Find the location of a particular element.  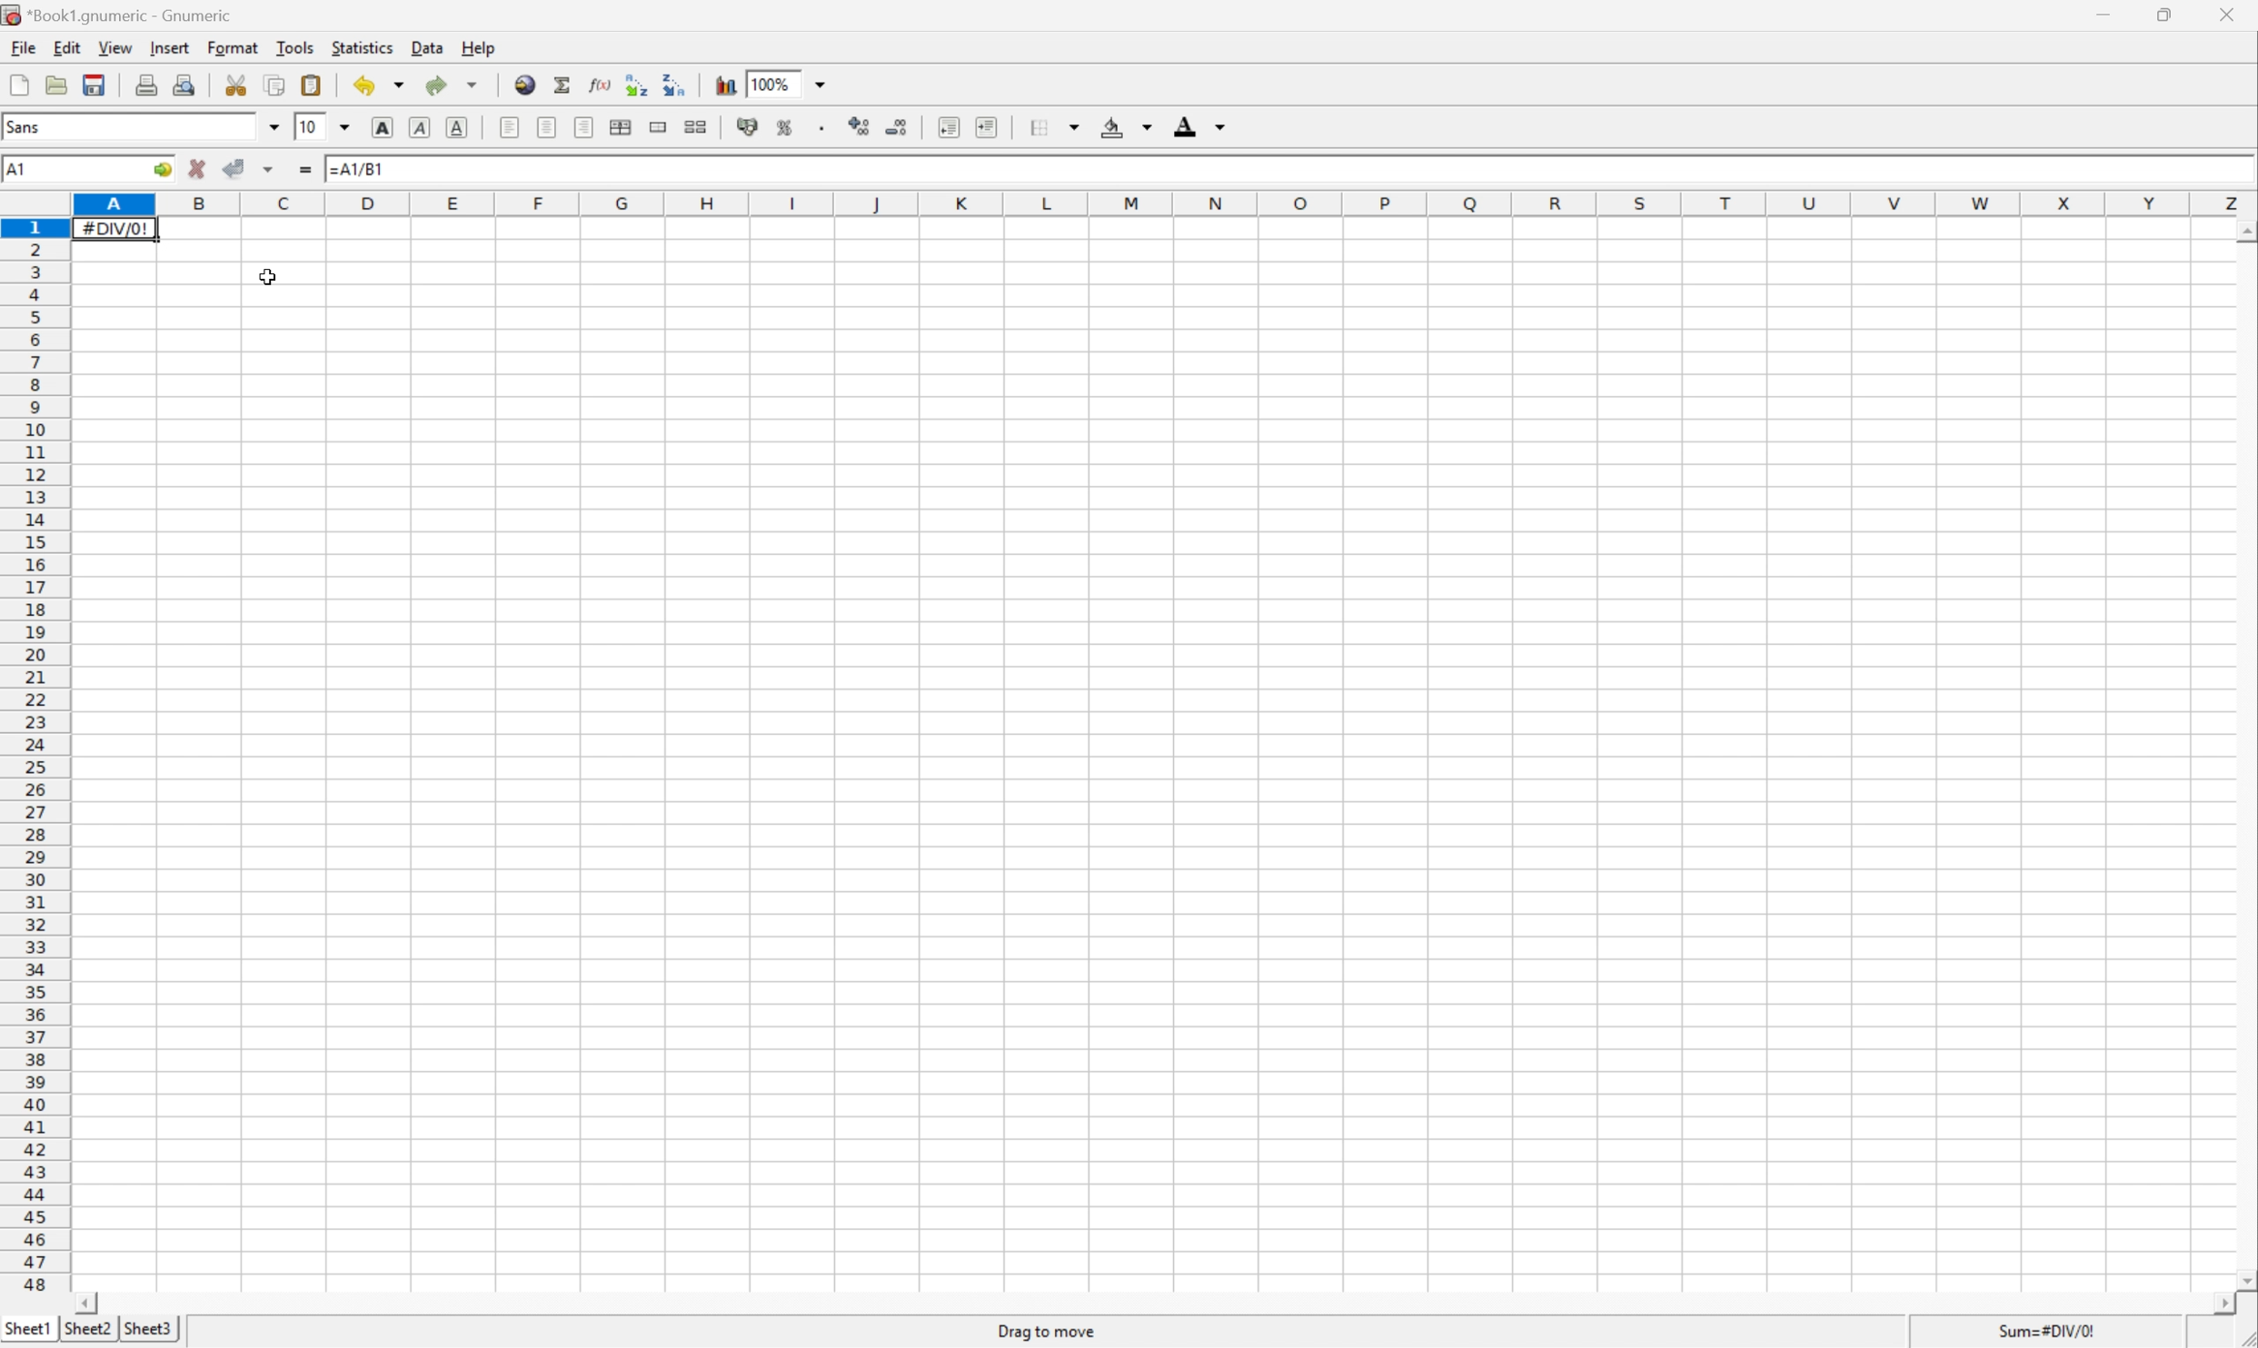

Sheet1 is located at coordinates (27, 1325).